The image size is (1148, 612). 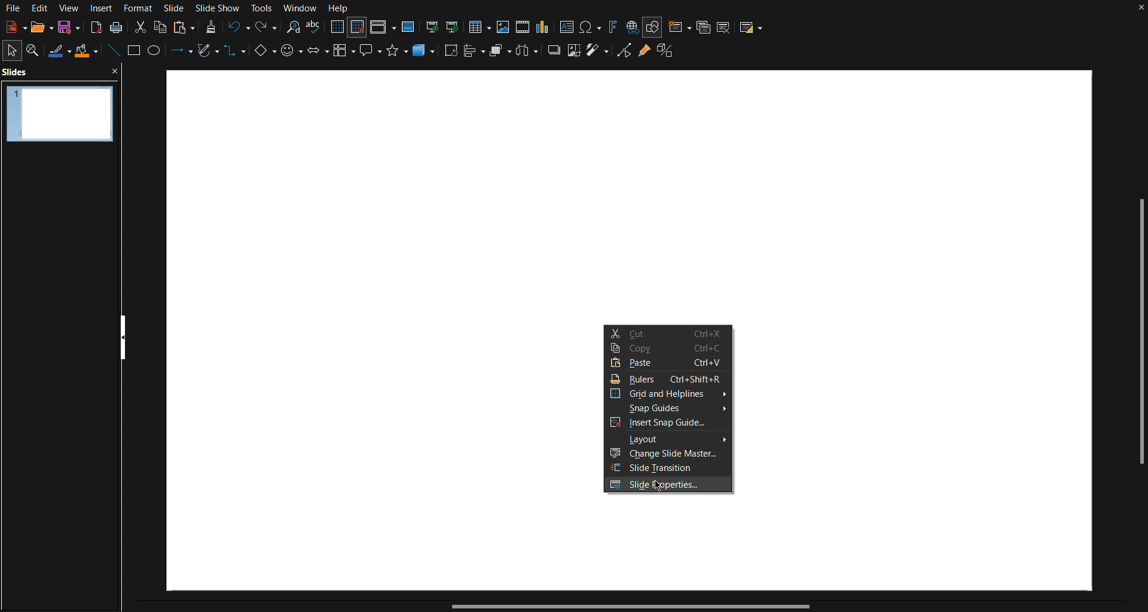 I want to click on Formatting, so click(x=210, y=27).